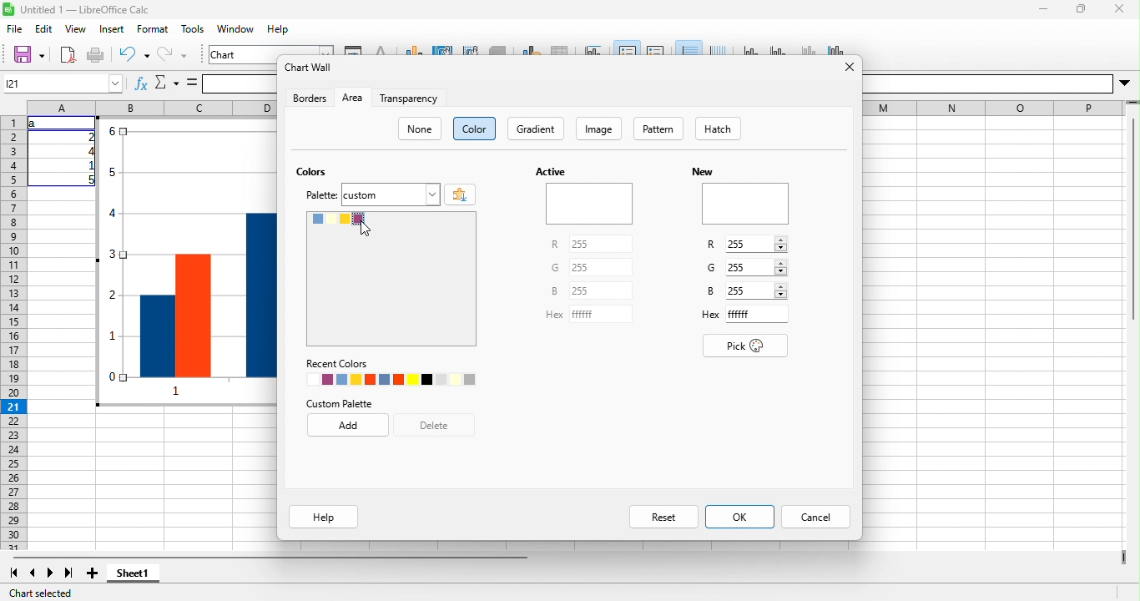 The width and height of the screenshot is (1140, 601). What do you see at coordinates (711, 315) in the screenshot?
I see `Hex` at bounding box center [711, 315].